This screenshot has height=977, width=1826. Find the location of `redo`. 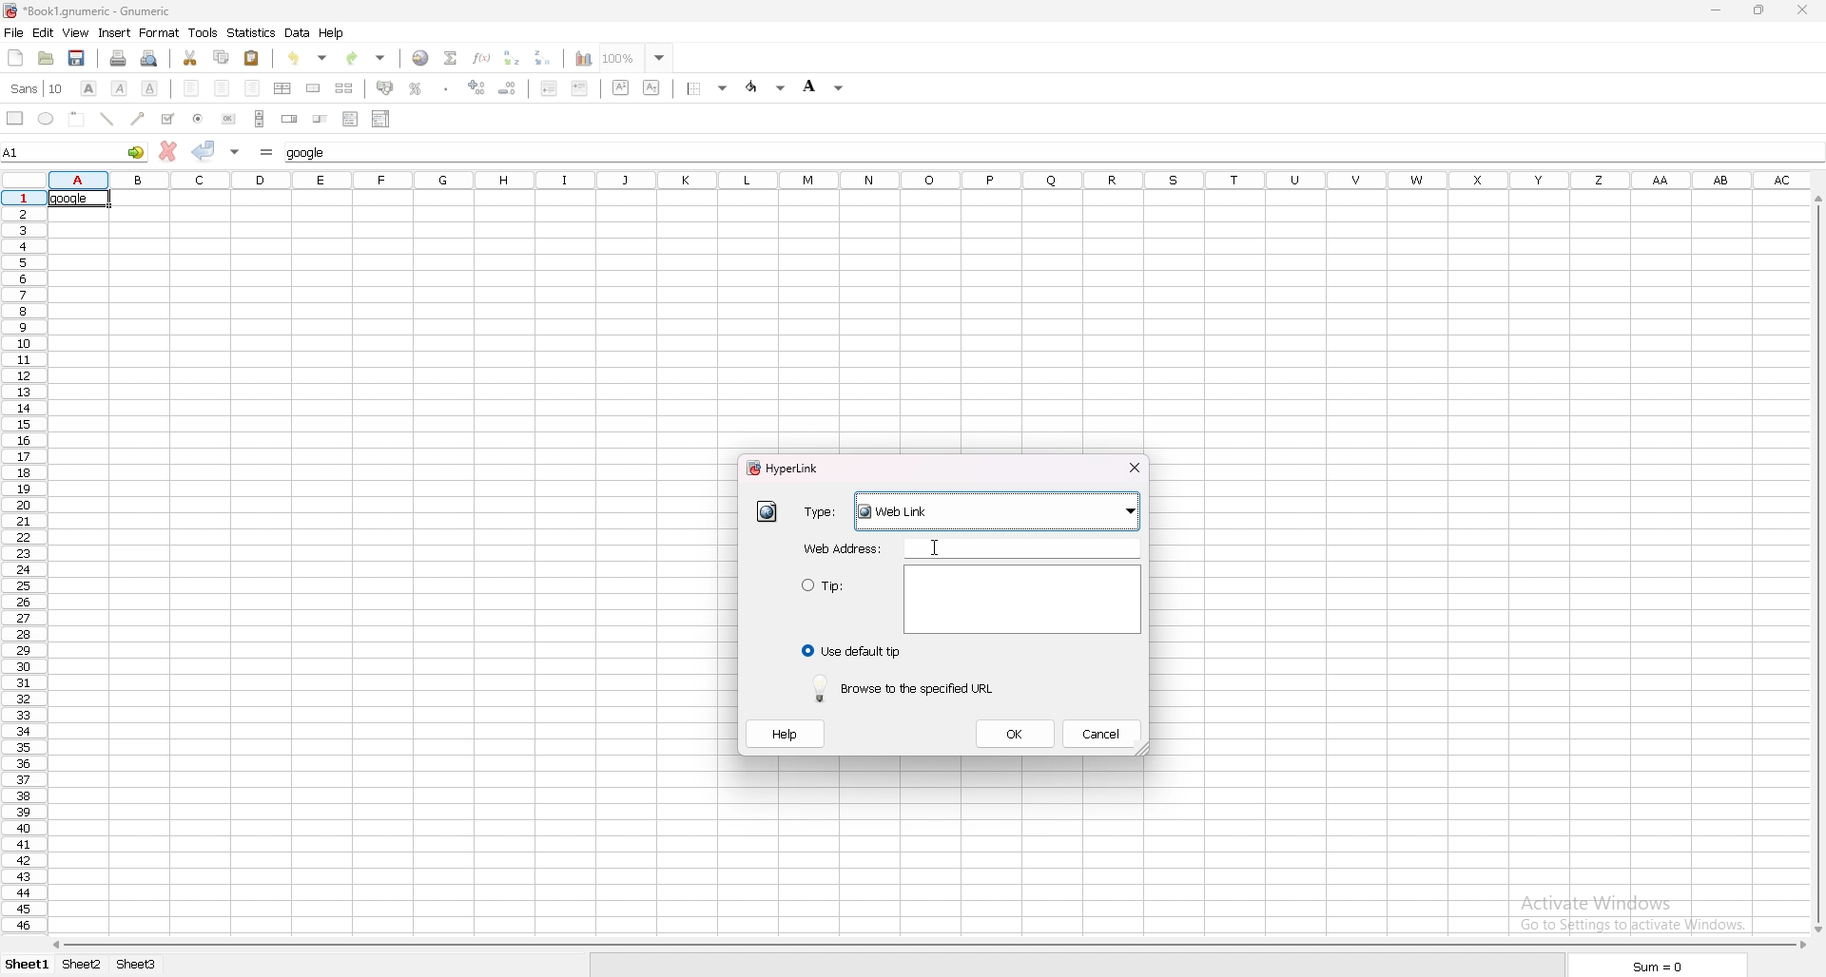

redo is located at coordinates (367, 58).